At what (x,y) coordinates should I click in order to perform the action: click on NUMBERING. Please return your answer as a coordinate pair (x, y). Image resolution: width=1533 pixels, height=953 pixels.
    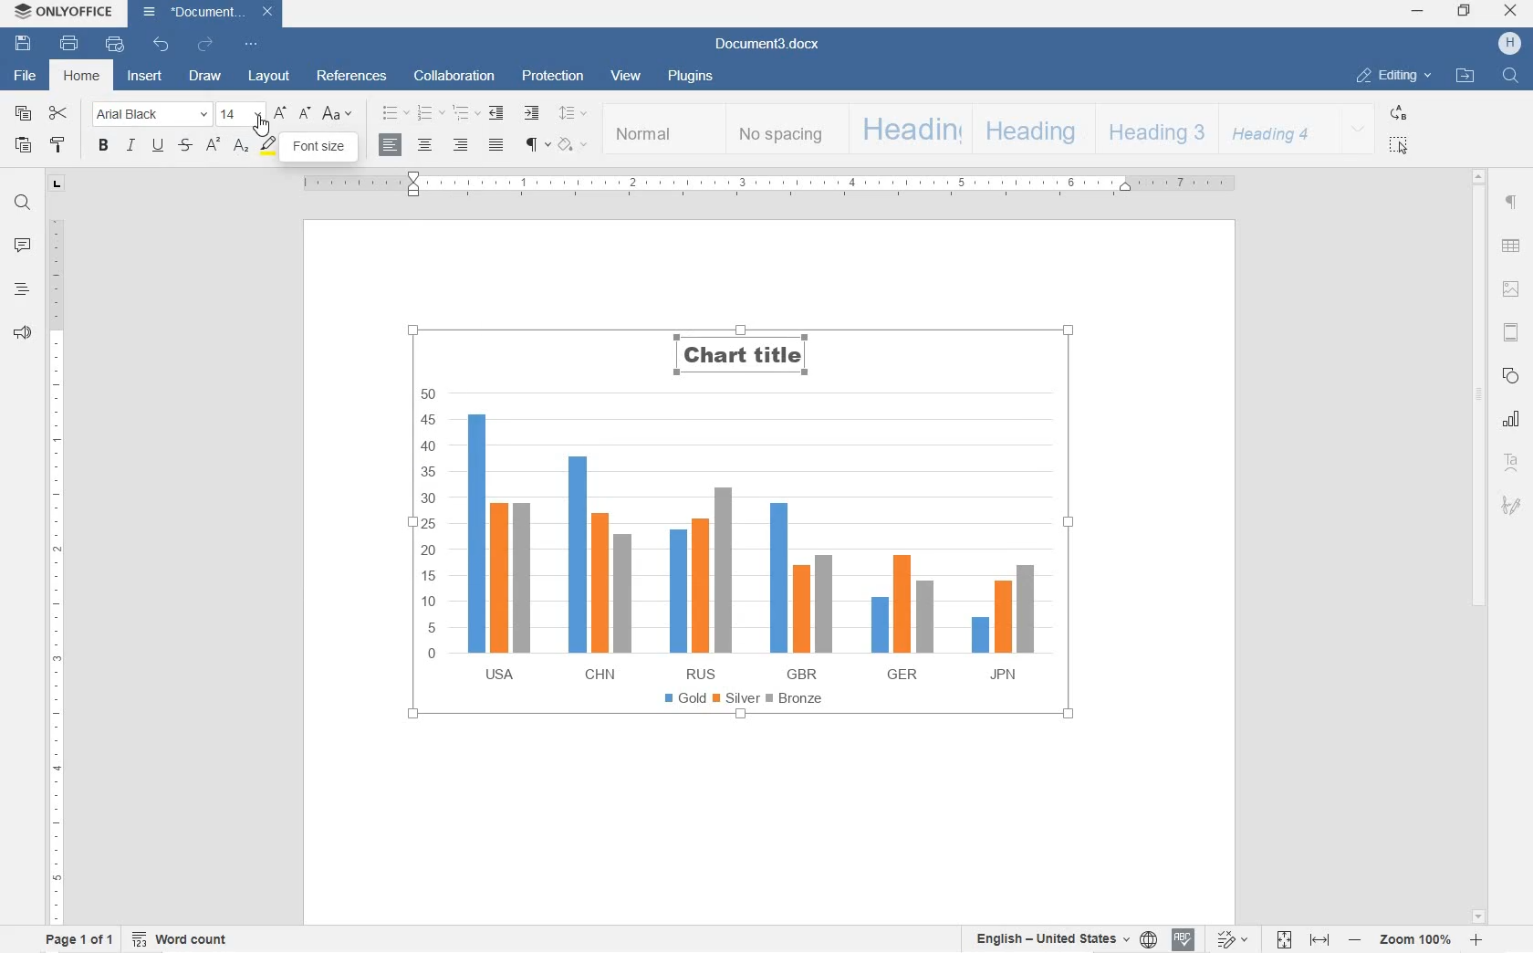
    Looking at the image, I should click on (431, 114).